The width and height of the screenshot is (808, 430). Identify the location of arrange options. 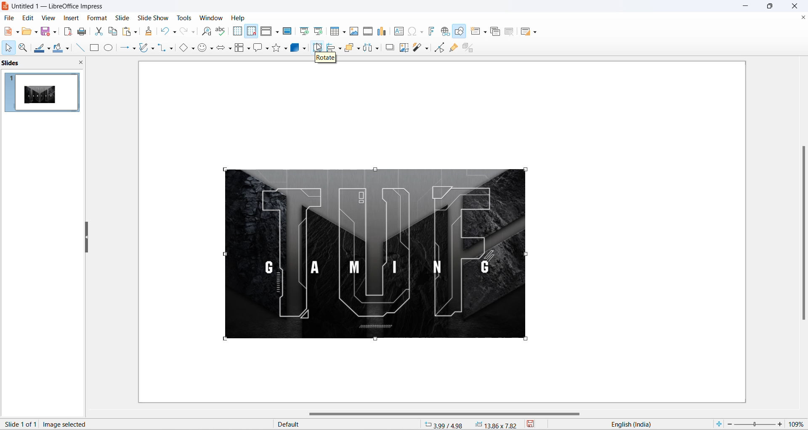
(359, 49).